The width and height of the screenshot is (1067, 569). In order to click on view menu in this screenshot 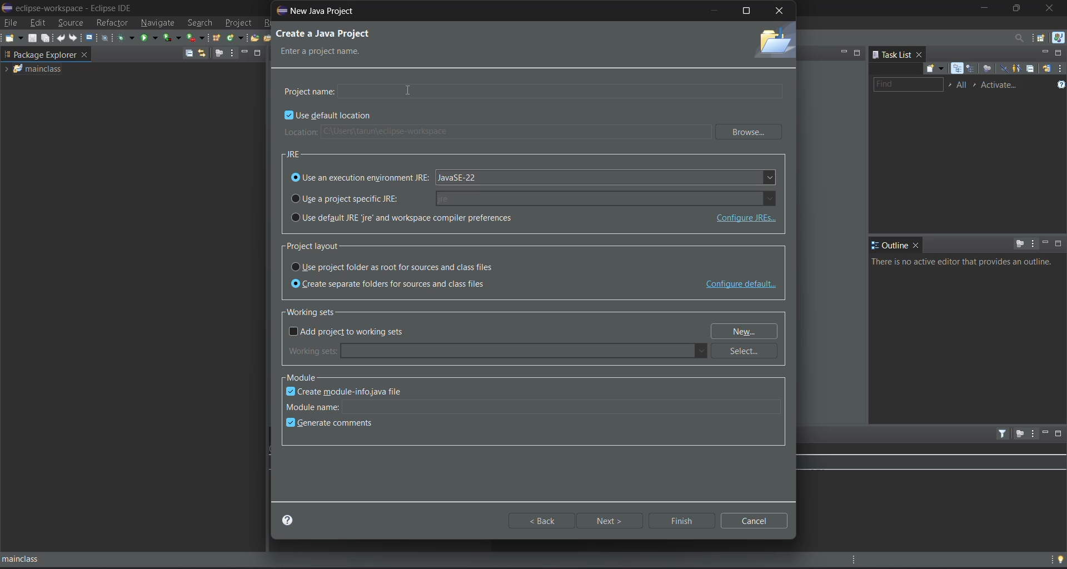, I will do `click(1032, 243)`.